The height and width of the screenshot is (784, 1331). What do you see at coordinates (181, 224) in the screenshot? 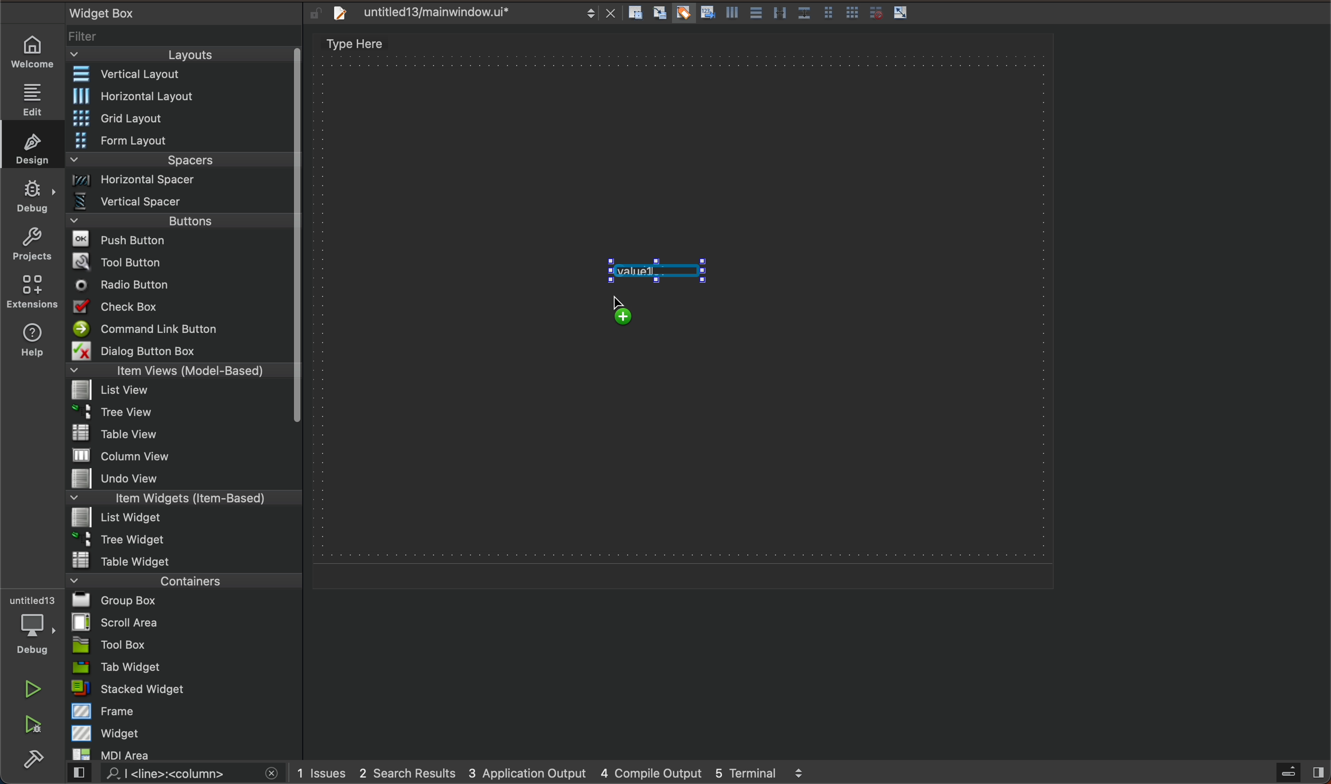
I see `` at bounding box center [181, 224].